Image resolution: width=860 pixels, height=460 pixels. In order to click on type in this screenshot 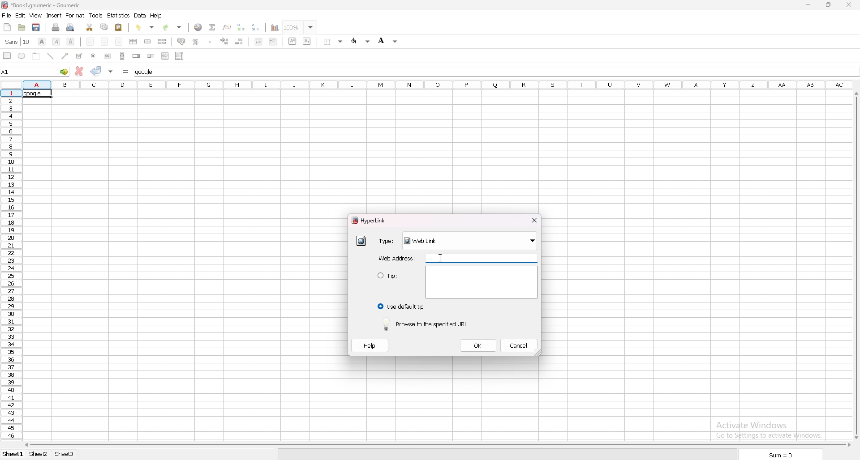, I will do `click(390, 241)`.